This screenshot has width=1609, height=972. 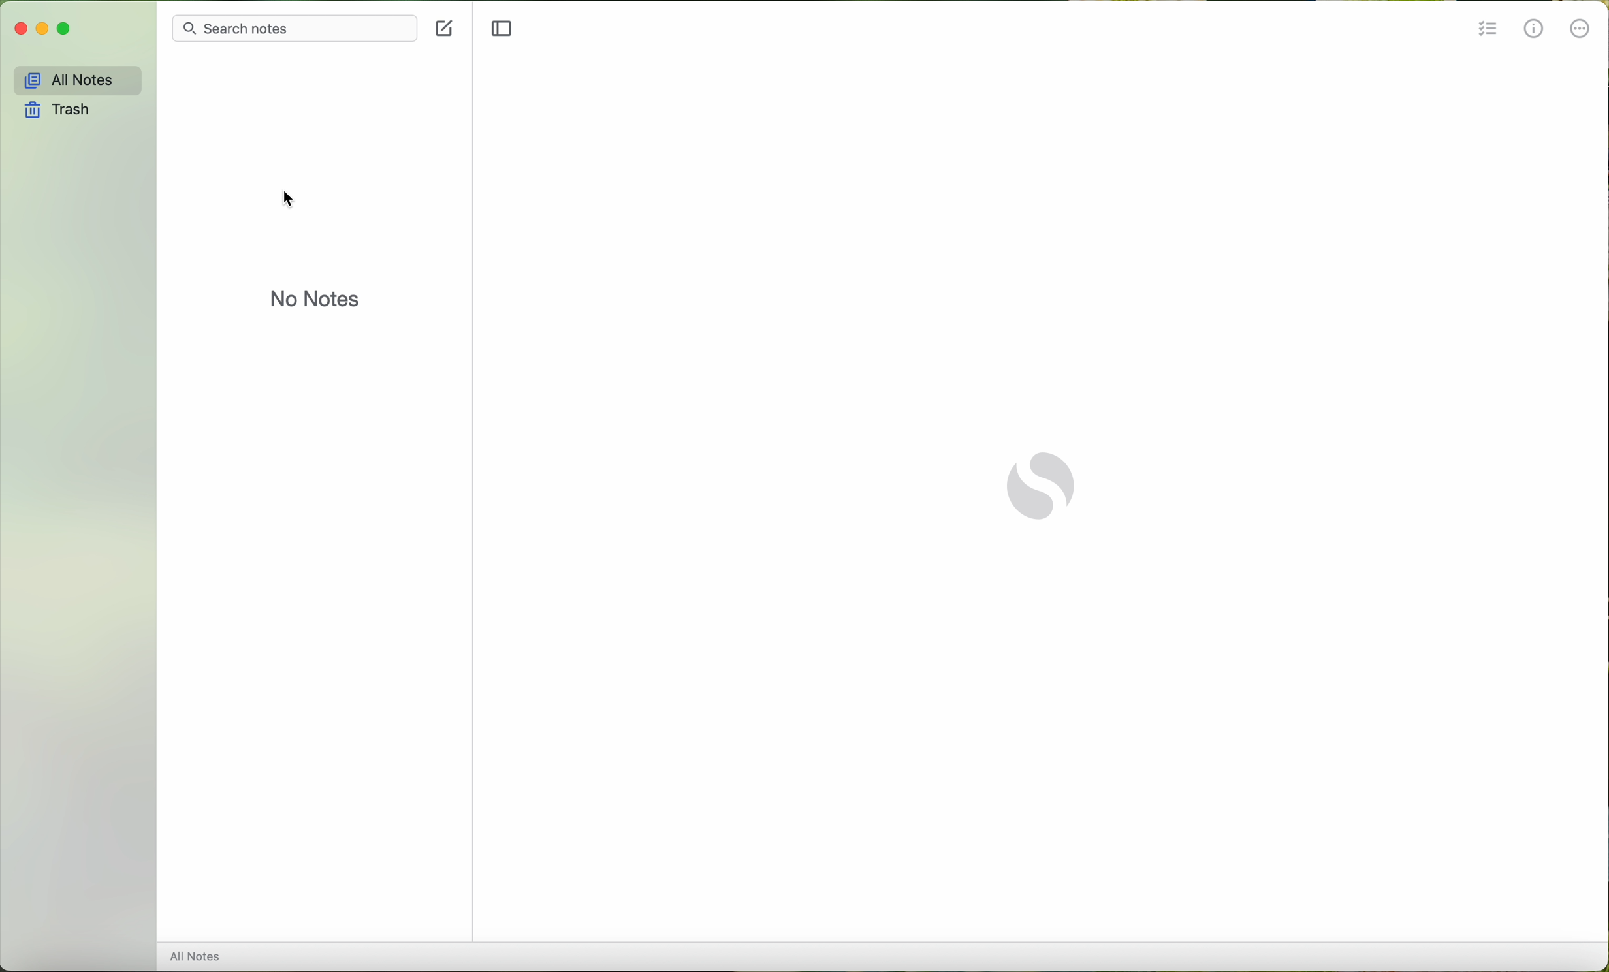 What do you see at coordinates (296, 29) in the screenshot?
I see `search notes` at bounding box center [296, 29].